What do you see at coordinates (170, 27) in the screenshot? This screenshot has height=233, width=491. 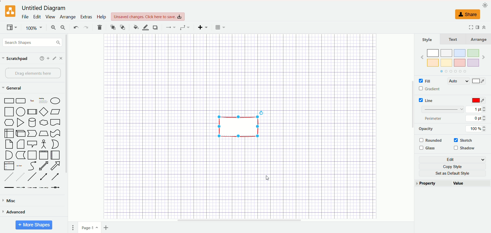 I see `connection` at bounding box center [170, 27].